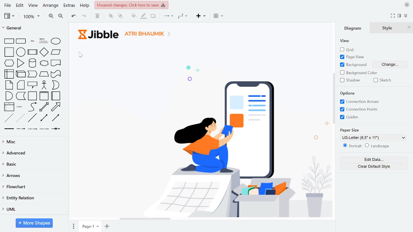  What do you see at coordinates (55, 63) in the screenshot?
I see `general shapes` at bounding box center [55, 63].